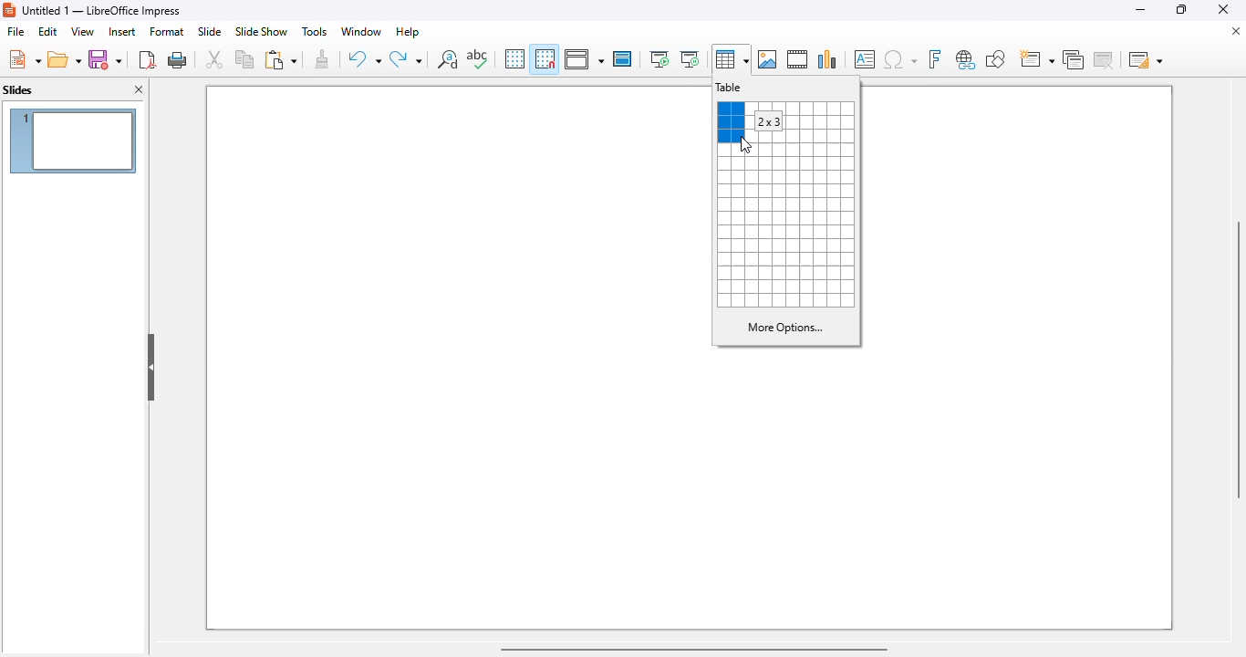 The image size is (1246, 657). Describe the element at coordinates (900, 59) in the screenshot. I see `insert special characters` at that location.